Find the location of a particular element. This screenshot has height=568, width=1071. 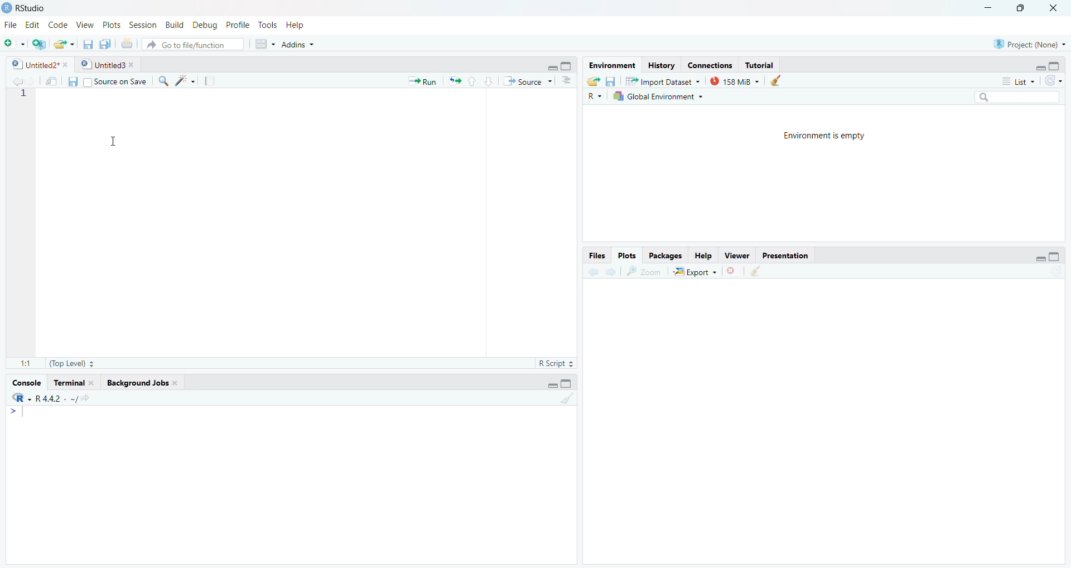

Tutorial is located at coordinates (763, 64).